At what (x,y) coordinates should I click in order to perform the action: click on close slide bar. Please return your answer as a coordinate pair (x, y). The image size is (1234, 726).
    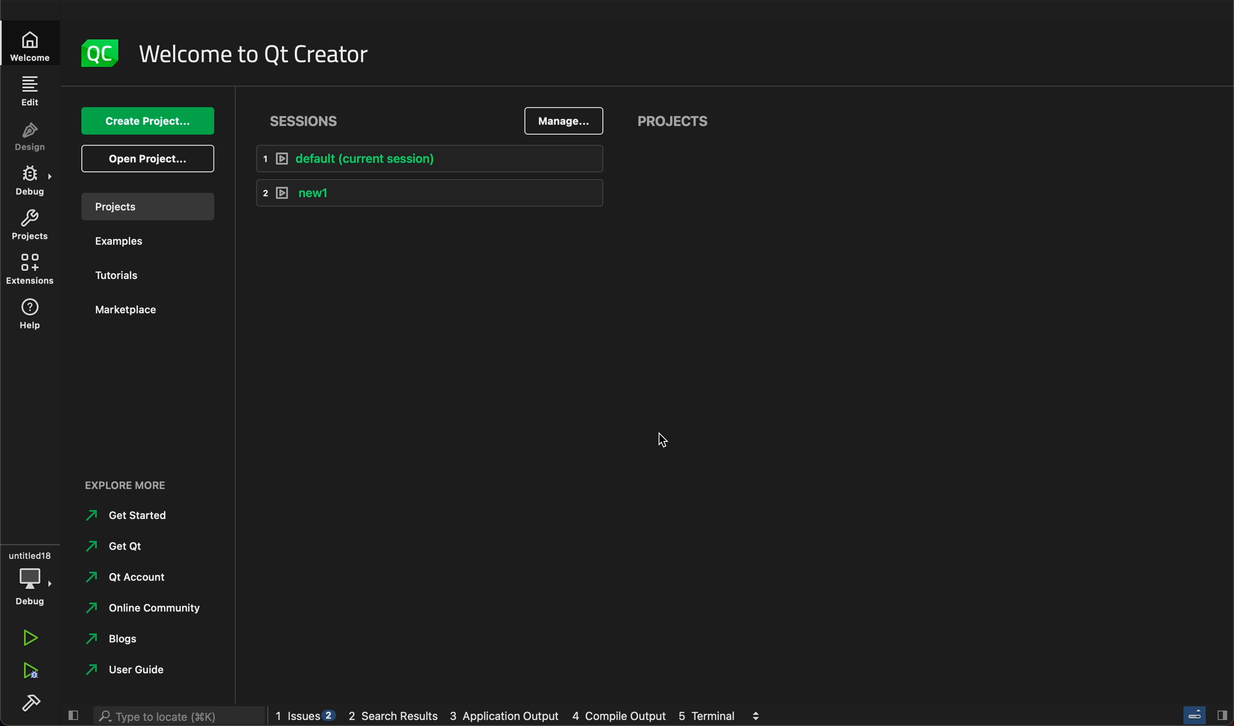
    Looking at the image, I should click on (1207, 714).